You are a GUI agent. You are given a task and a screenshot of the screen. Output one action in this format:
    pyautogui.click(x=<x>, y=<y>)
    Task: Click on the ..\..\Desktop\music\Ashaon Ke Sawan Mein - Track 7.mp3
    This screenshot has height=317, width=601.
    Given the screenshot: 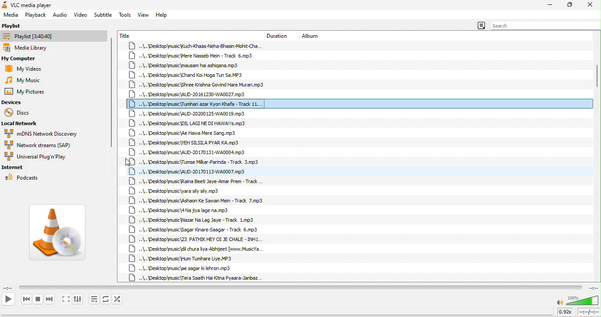 What is the action you would take?
    pyautogui.click(x=198, y=201)
    